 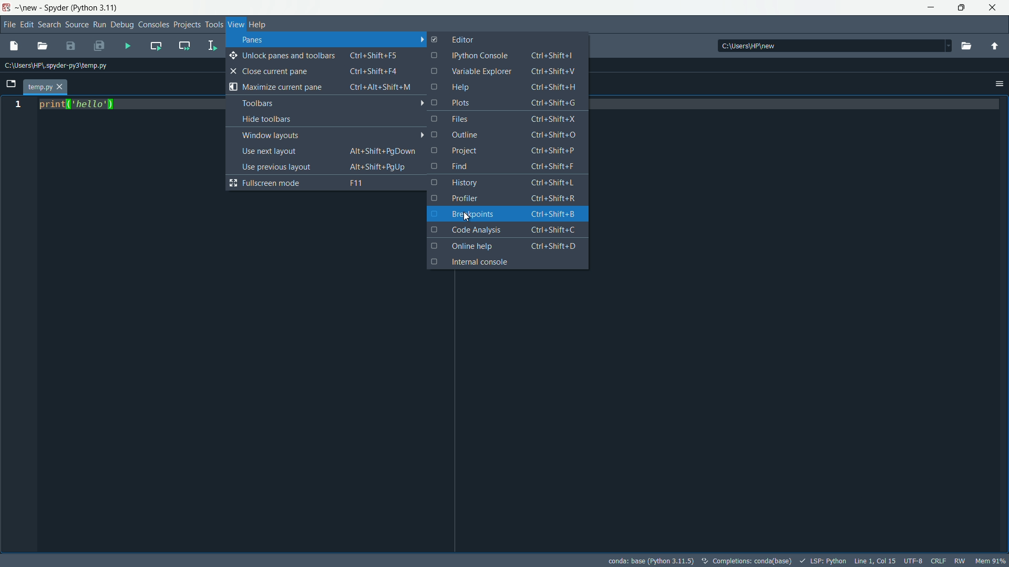 What do you see at coordinates (466, 216) in the screenshot?
I see `cursor` at bounding box center [466, 216].